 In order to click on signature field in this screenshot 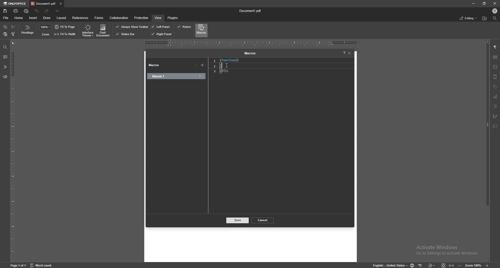, I will do `click(495, 116)`.